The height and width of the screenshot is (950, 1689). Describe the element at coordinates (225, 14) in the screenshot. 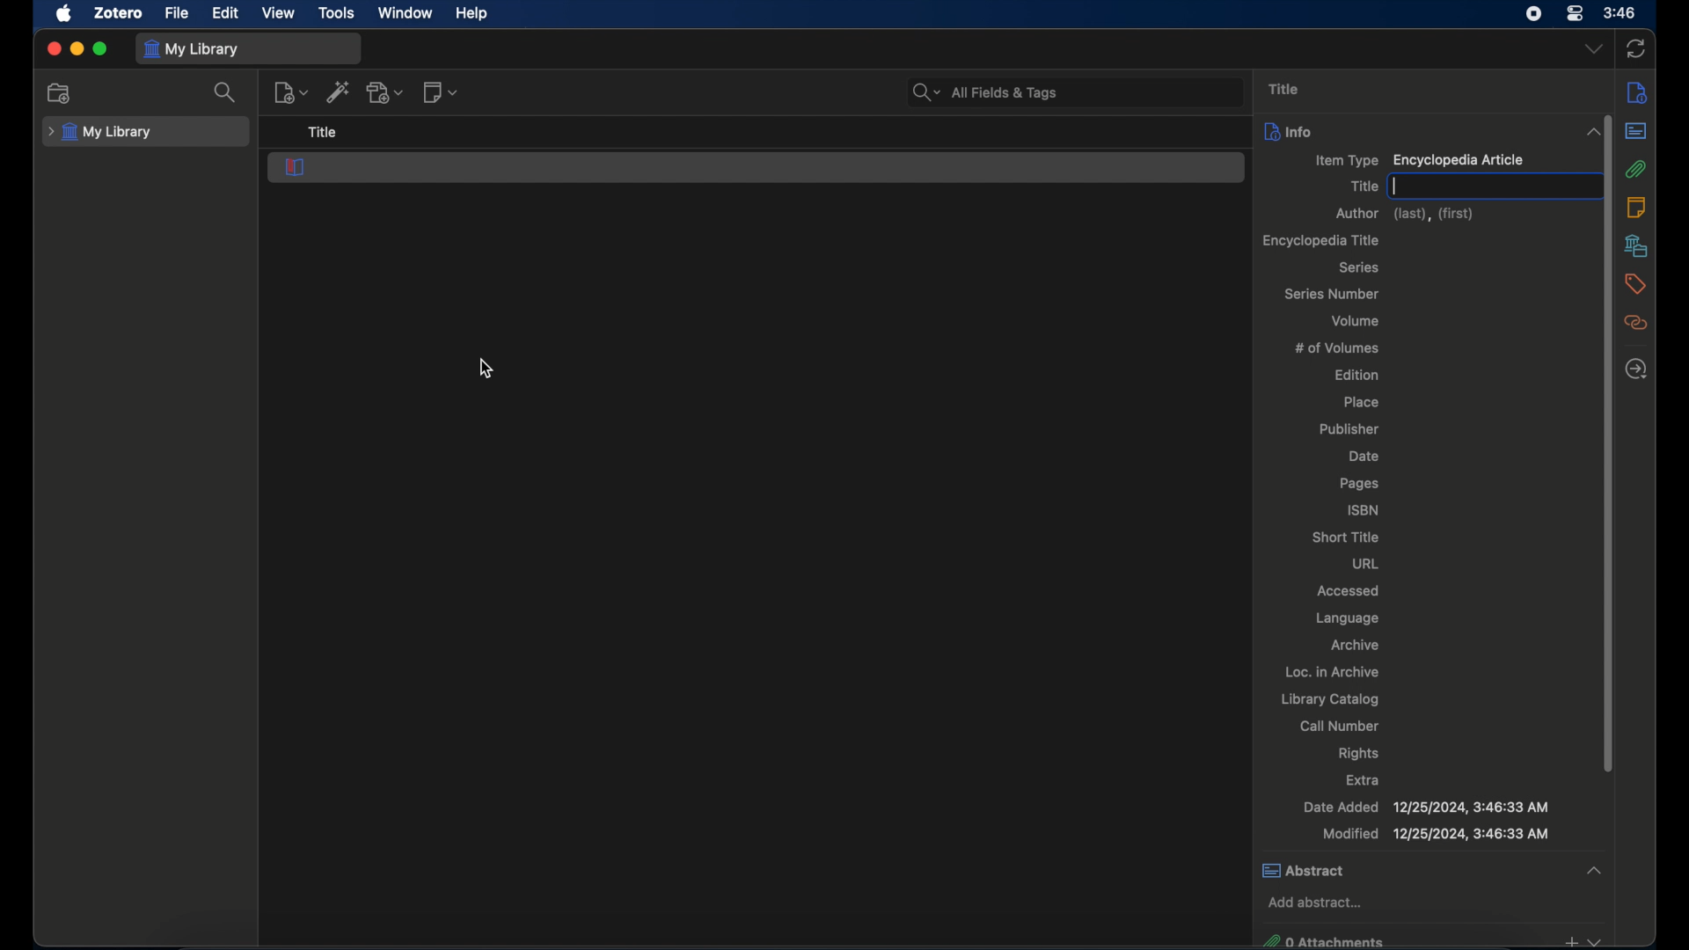

I see `edit` at that location.